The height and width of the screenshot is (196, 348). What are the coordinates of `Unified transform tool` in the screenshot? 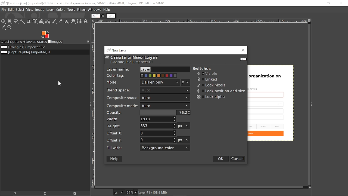 It's located at (35, 21).